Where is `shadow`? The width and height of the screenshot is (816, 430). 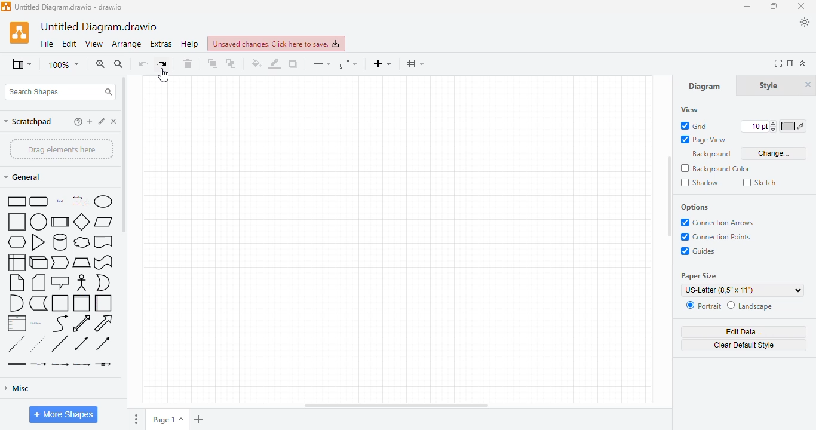 shadow is located at coordinates (293, 63).